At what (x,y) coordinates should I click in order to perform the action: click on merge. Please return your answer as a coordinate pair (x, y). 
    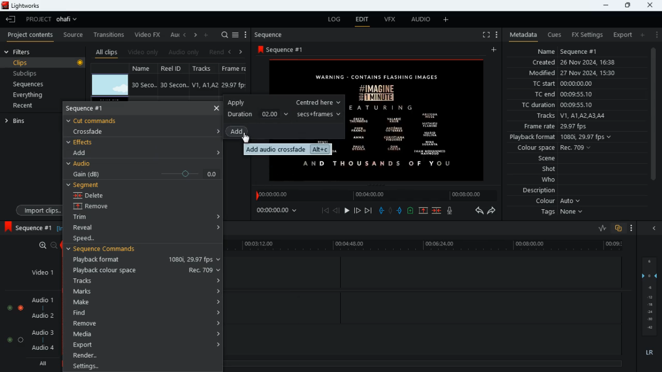
    Looking at the image, I should click on (438, 211).